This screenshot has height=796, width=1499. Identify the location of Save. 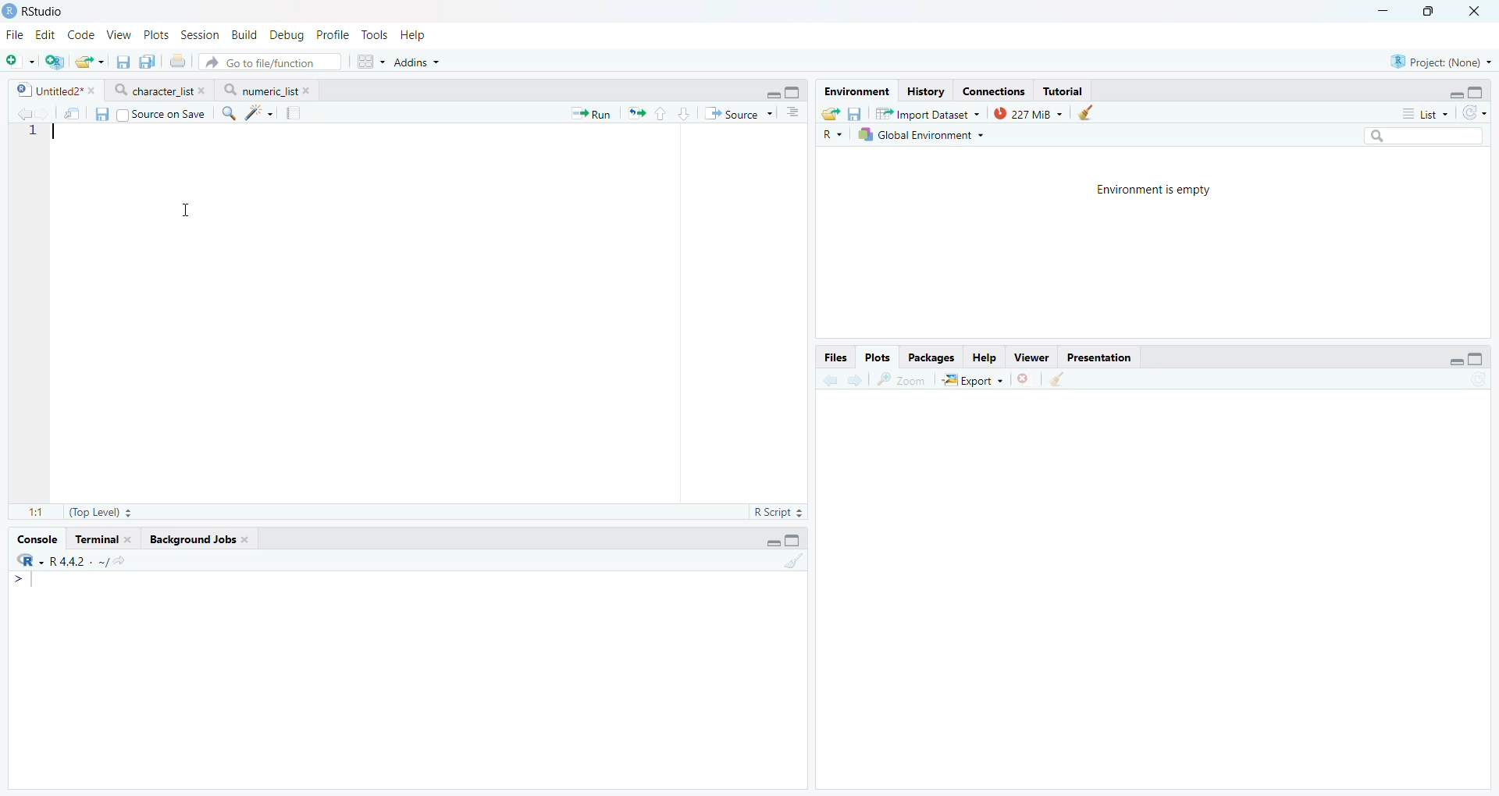
(103, 115).